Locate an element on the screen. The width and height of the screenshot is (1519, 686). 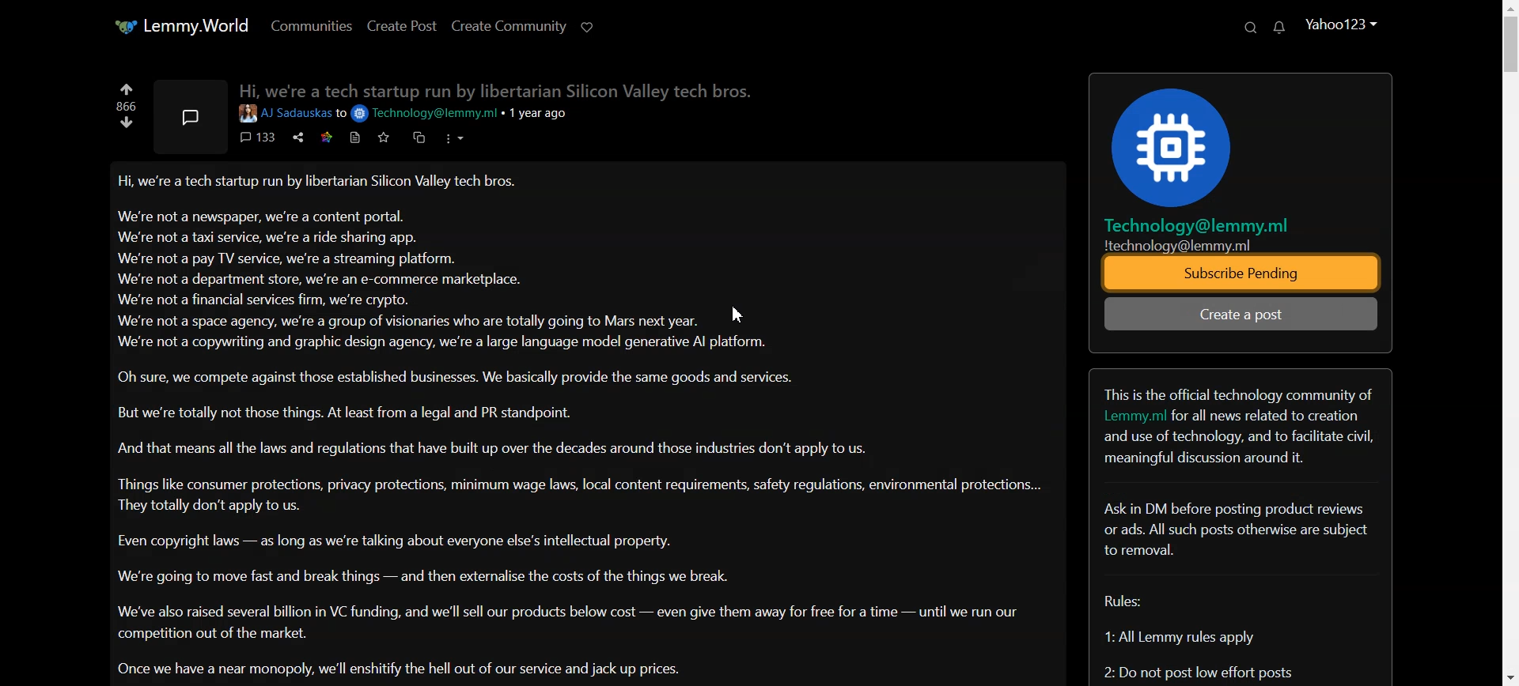
comments is located at coordinates (256, 138).